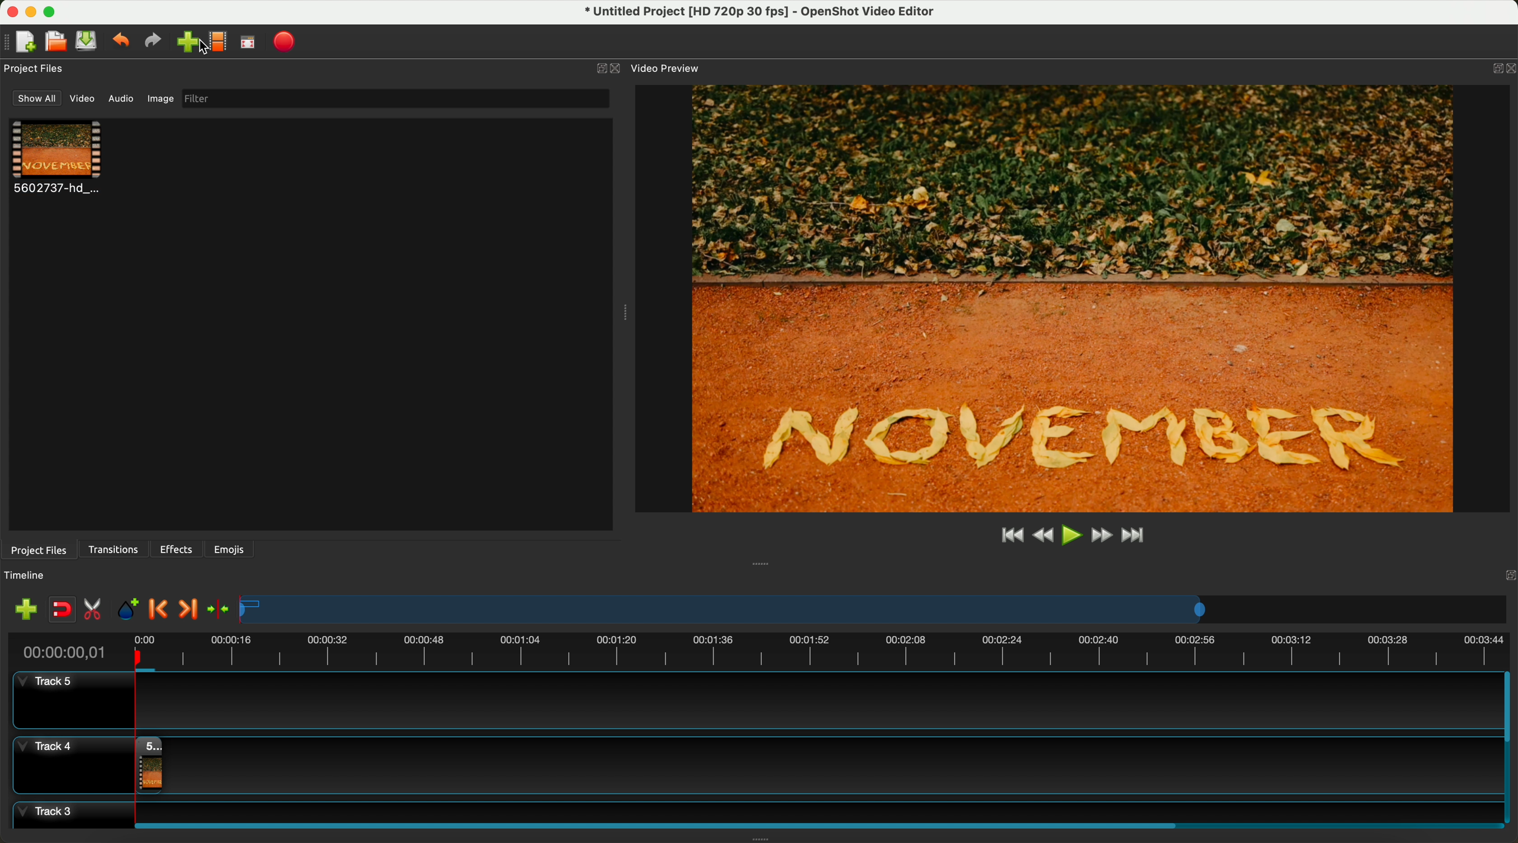  I want to click on show all, so click(37, 98).